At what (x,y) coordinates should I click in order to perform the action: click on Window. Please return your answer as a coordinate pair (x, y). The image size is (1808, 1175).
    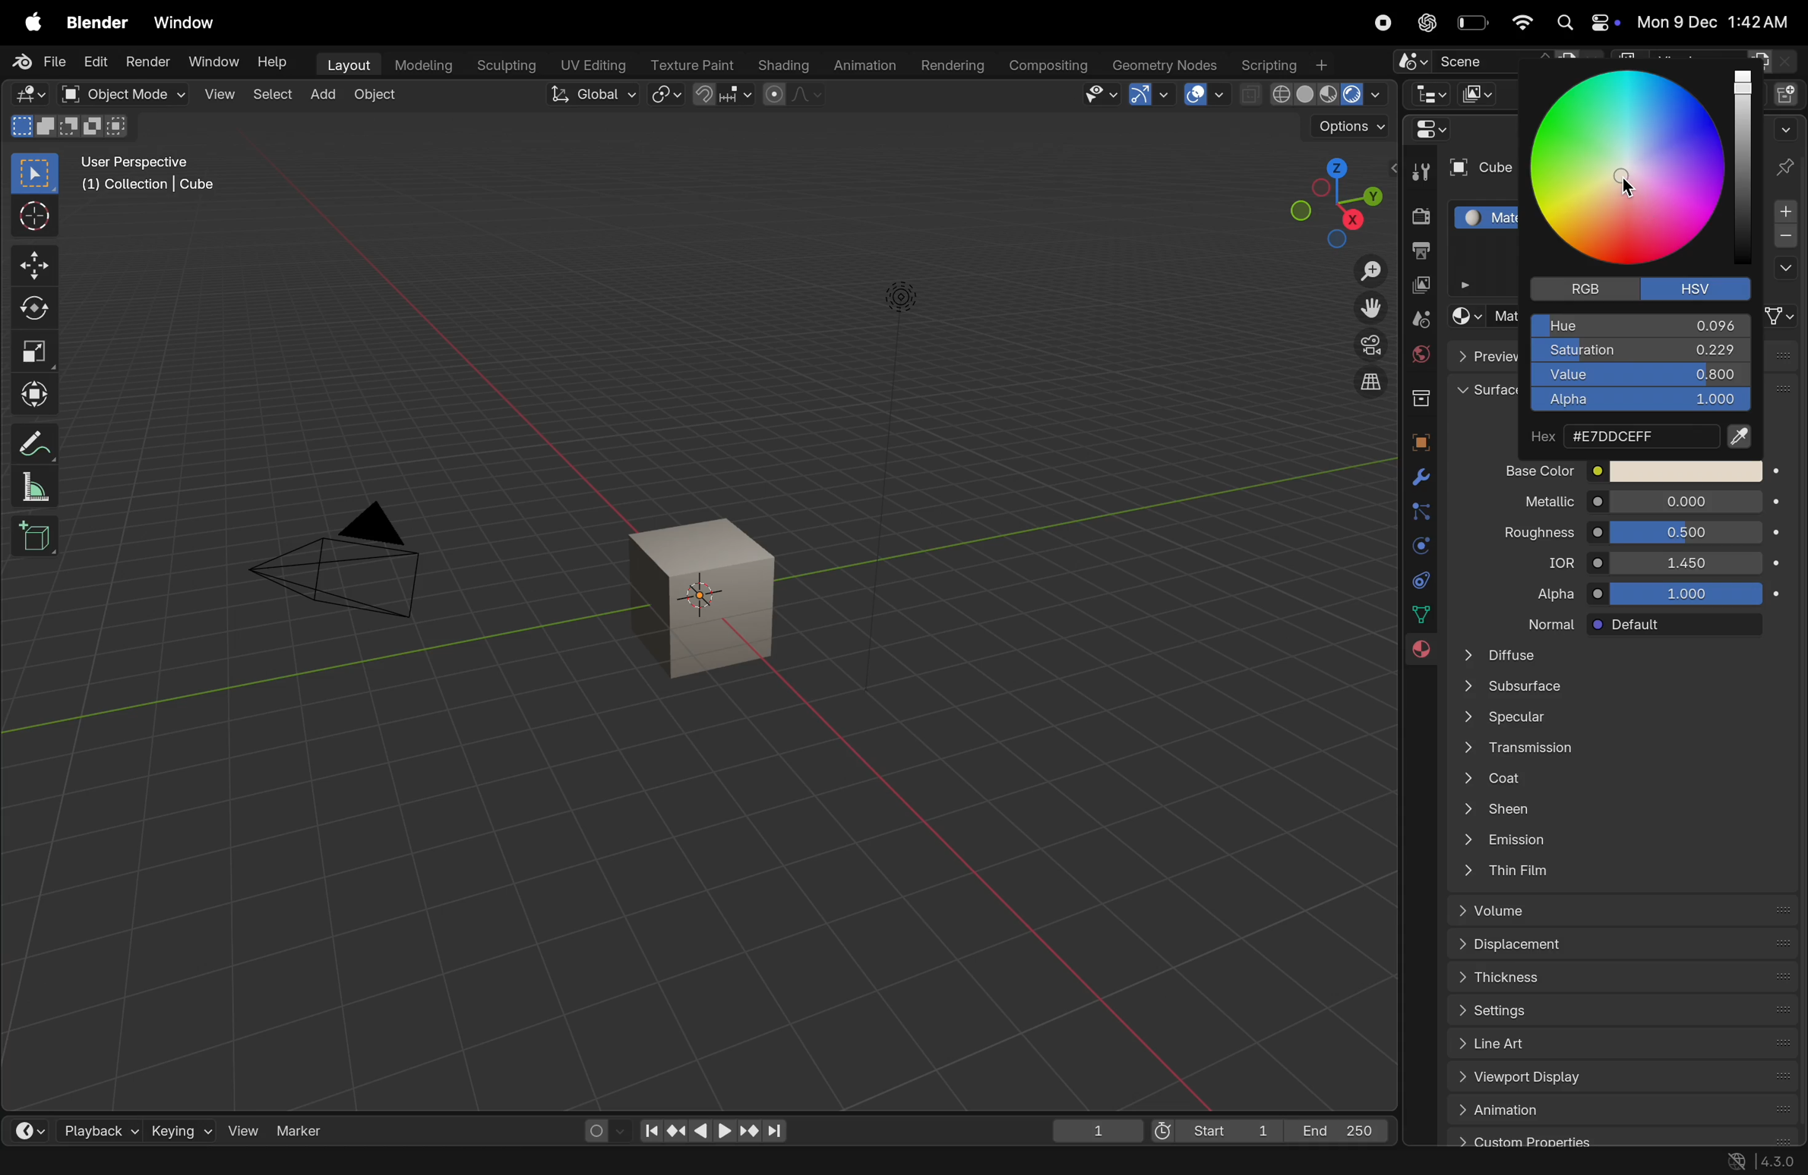
    Looking at the image, I should click on (185, 24).